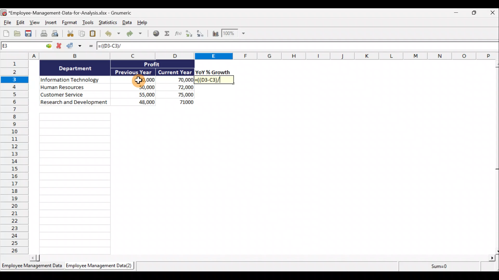  What do you see at coordinates (142, 23) in the screenshot?
I see `Help` at bounding box center [142, 23].